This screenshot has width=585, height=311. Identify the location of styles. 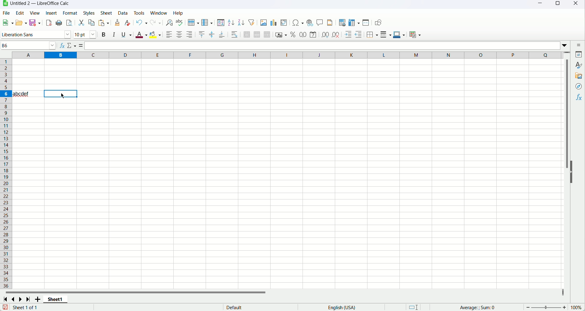
(579, 66).